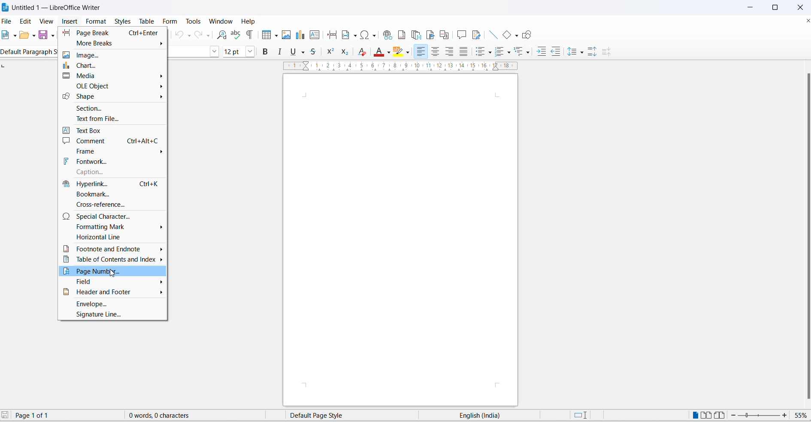 This screenshot has width=811, height=422. I want to click on toggle ordered list, so click(501, 51).